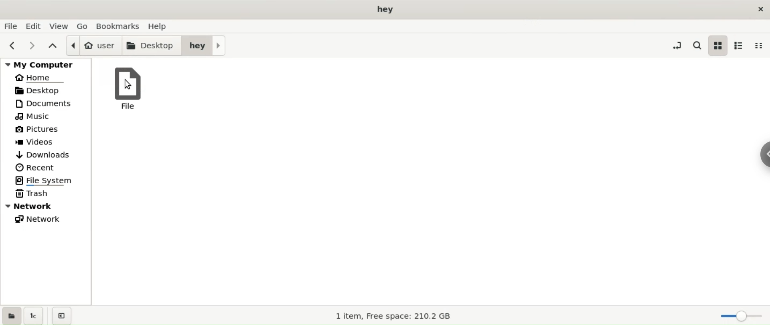 Image resolution: width=770 pixels, height=325 pixels. I want to click on file system, so click(49, 181).